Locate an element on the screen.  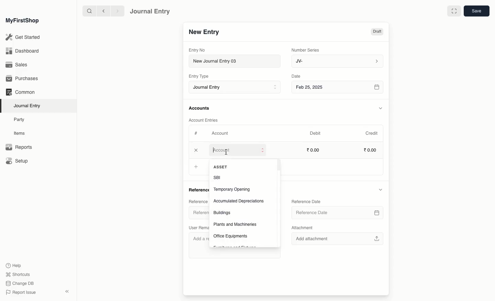
Shortcuts is located at coordinates (17, 274).